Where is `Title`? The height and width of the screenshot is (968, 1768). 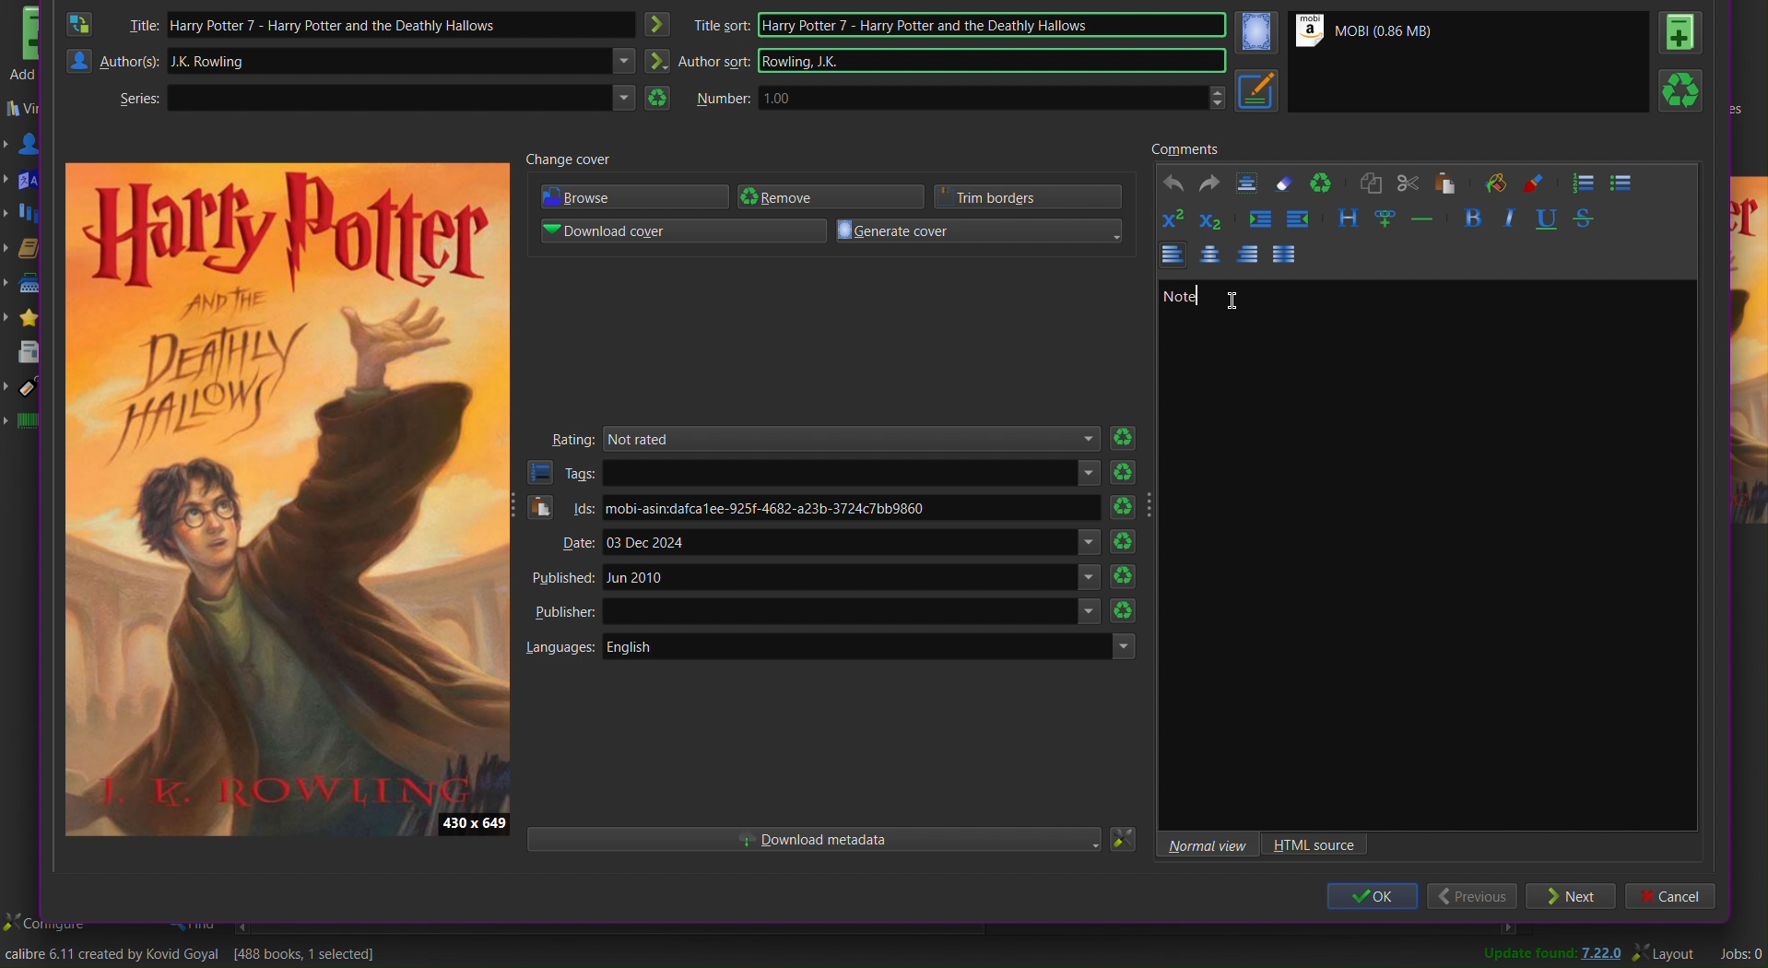
Title is located at coordinates (147, 27).